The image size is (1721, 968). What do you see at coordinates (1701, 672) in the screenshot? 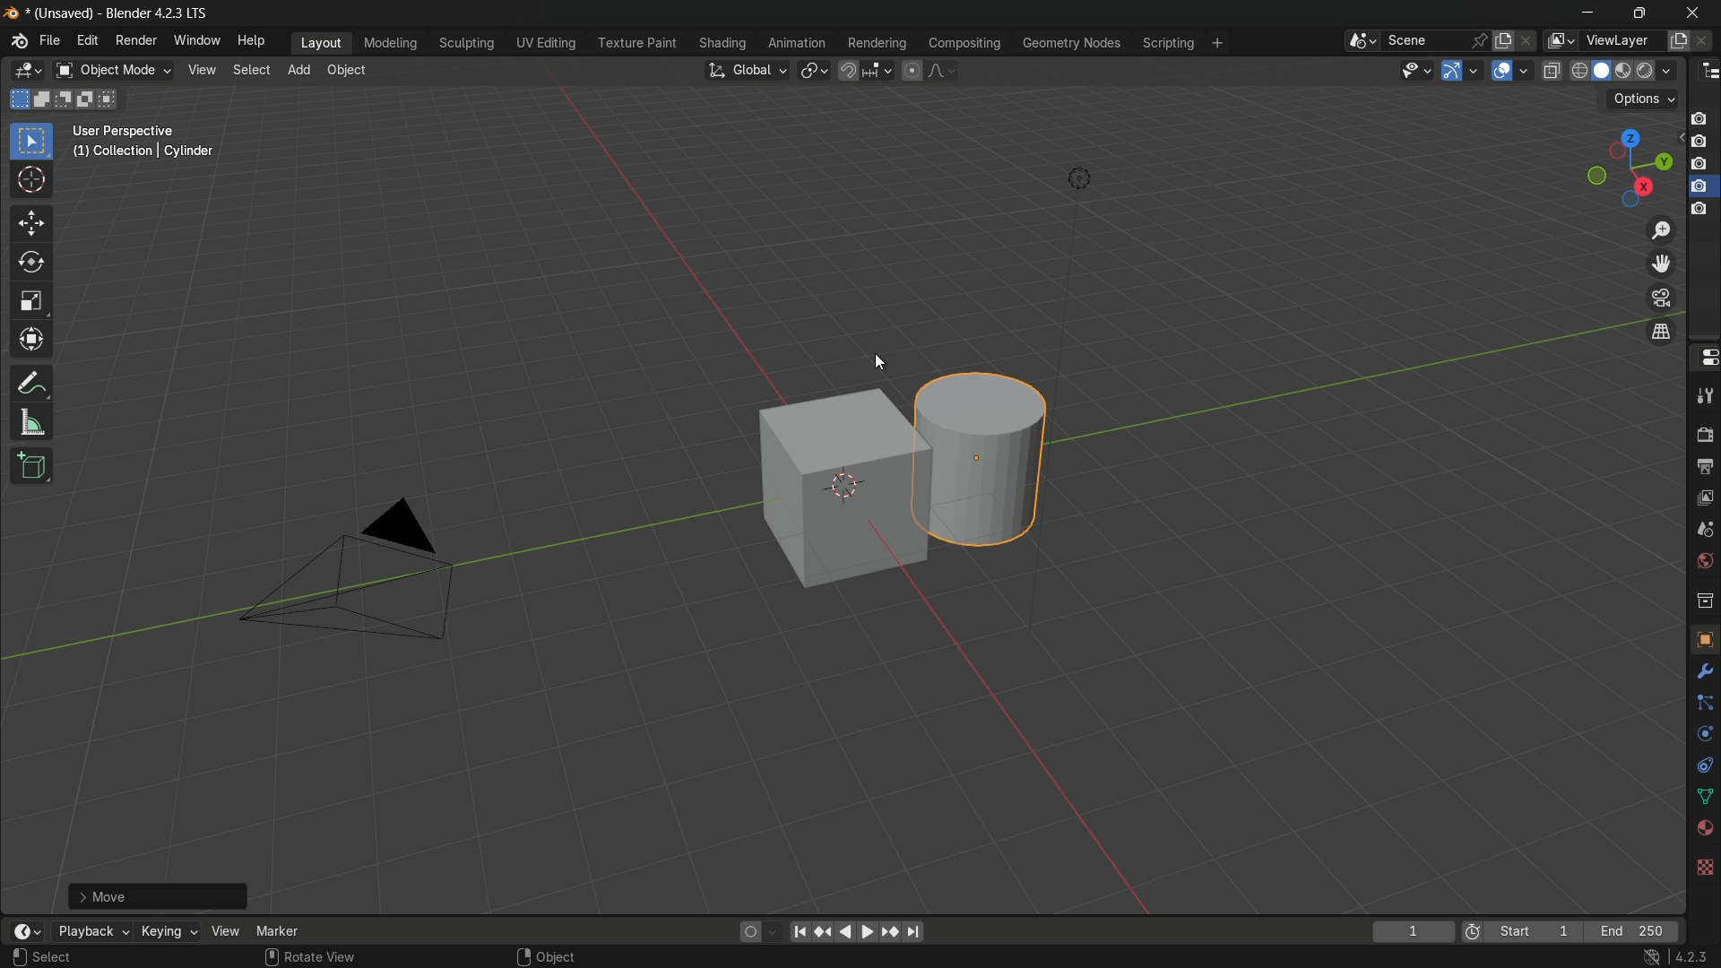
I see `settings` at bounding box center [1701, 672].